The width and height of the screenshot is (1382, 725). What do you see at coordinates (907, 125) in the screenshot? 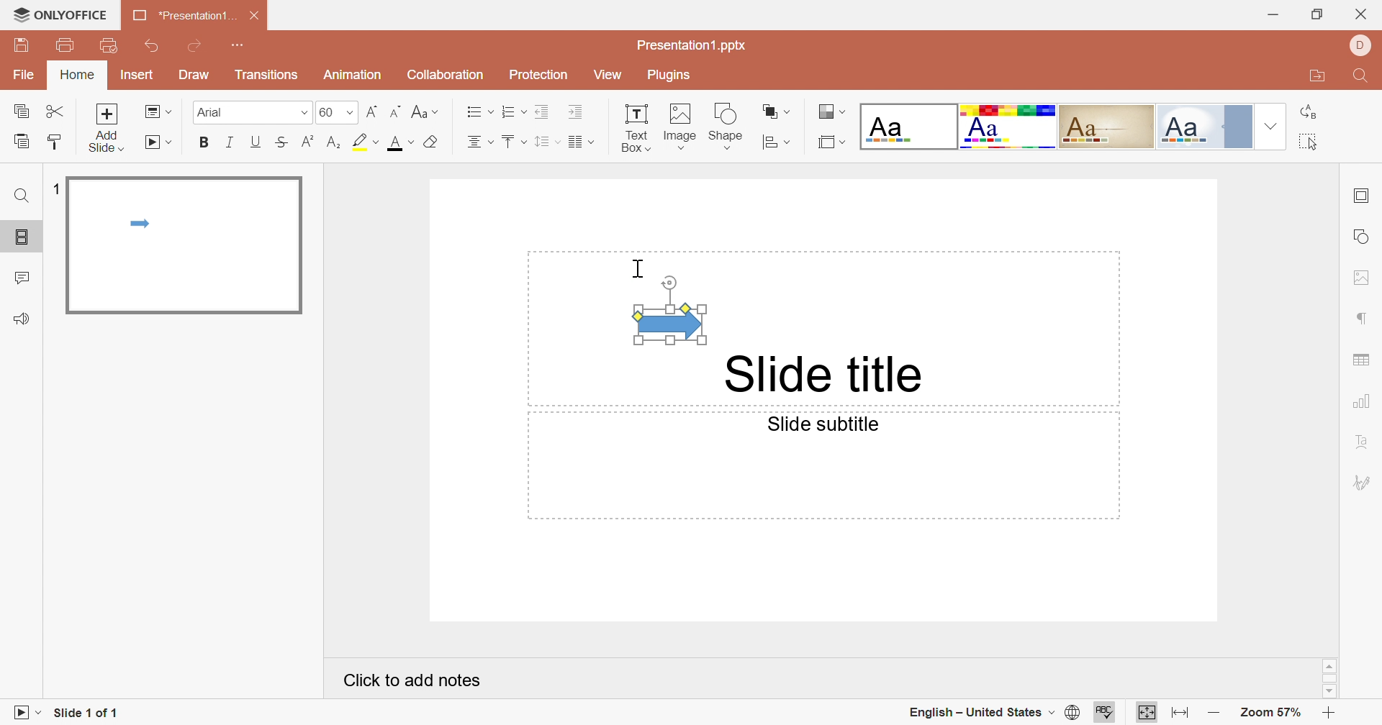
I see `Blank` at bounding box center [907, 125].